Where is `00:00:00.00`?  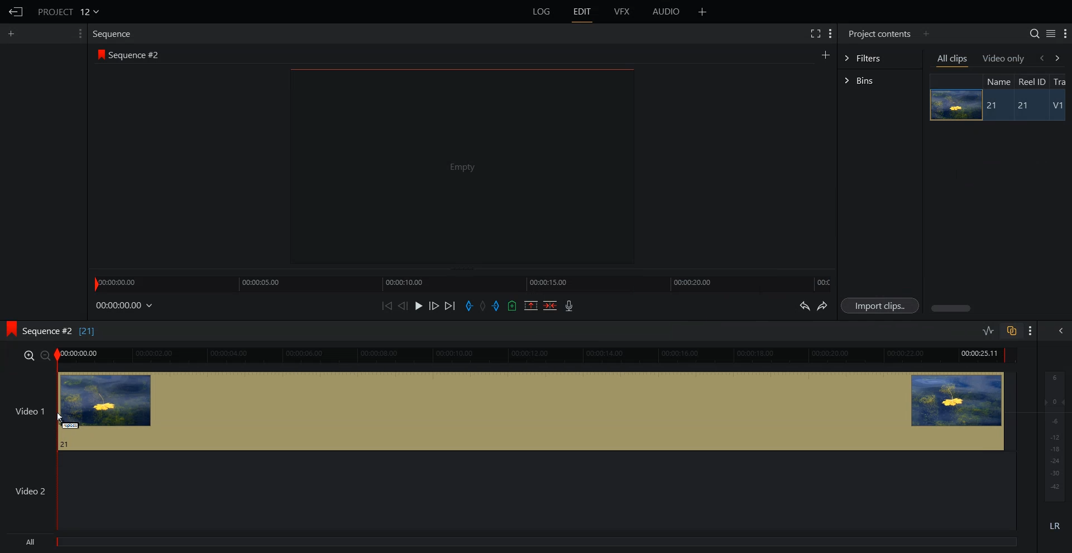 00:00:00.00 is located at coordinates (125, 306).